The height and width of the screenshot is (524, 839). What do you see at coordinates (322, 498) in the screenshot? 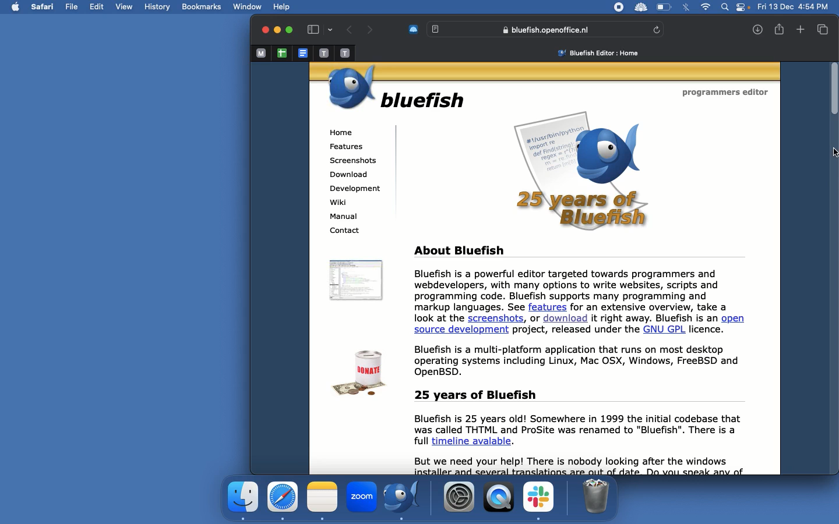
I see `Notes` at bounding box center [322, 498].